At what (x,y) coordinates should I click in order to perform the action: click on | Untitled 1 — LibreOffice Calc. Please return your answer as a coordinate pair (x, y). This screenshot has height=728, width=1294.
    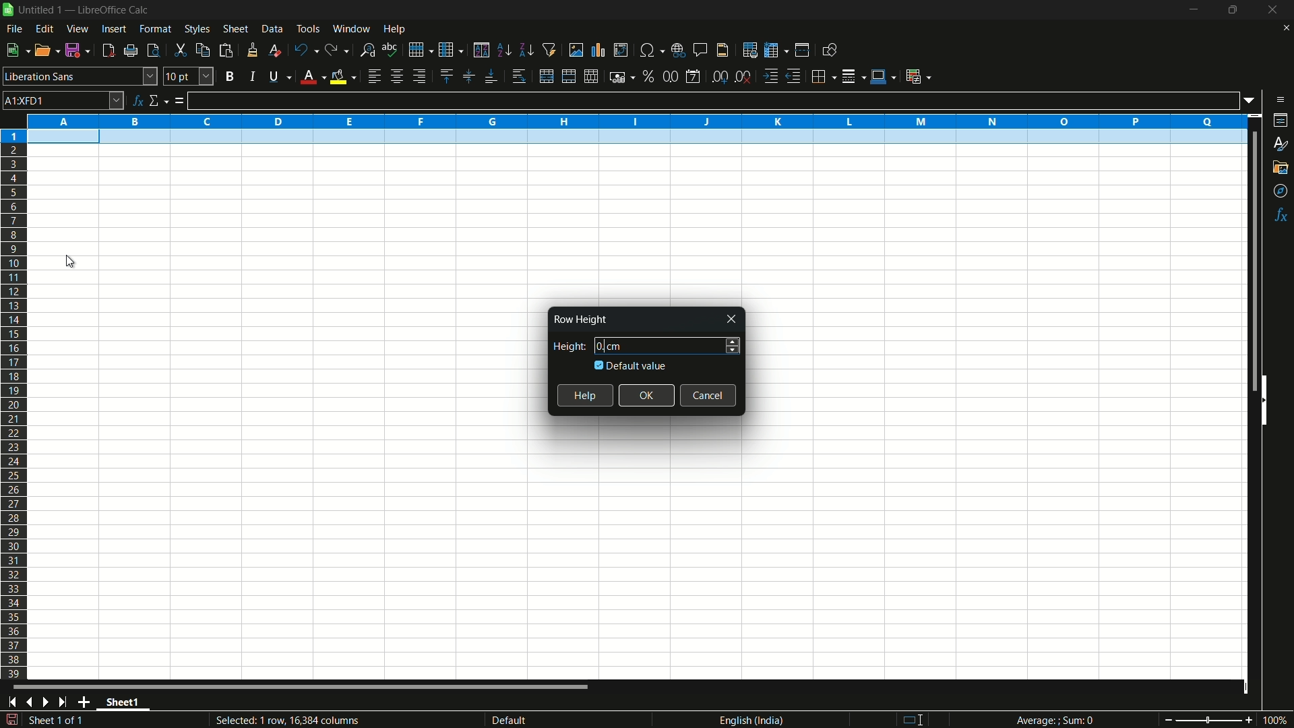
    Looking at the image, I should click on (82, 9).